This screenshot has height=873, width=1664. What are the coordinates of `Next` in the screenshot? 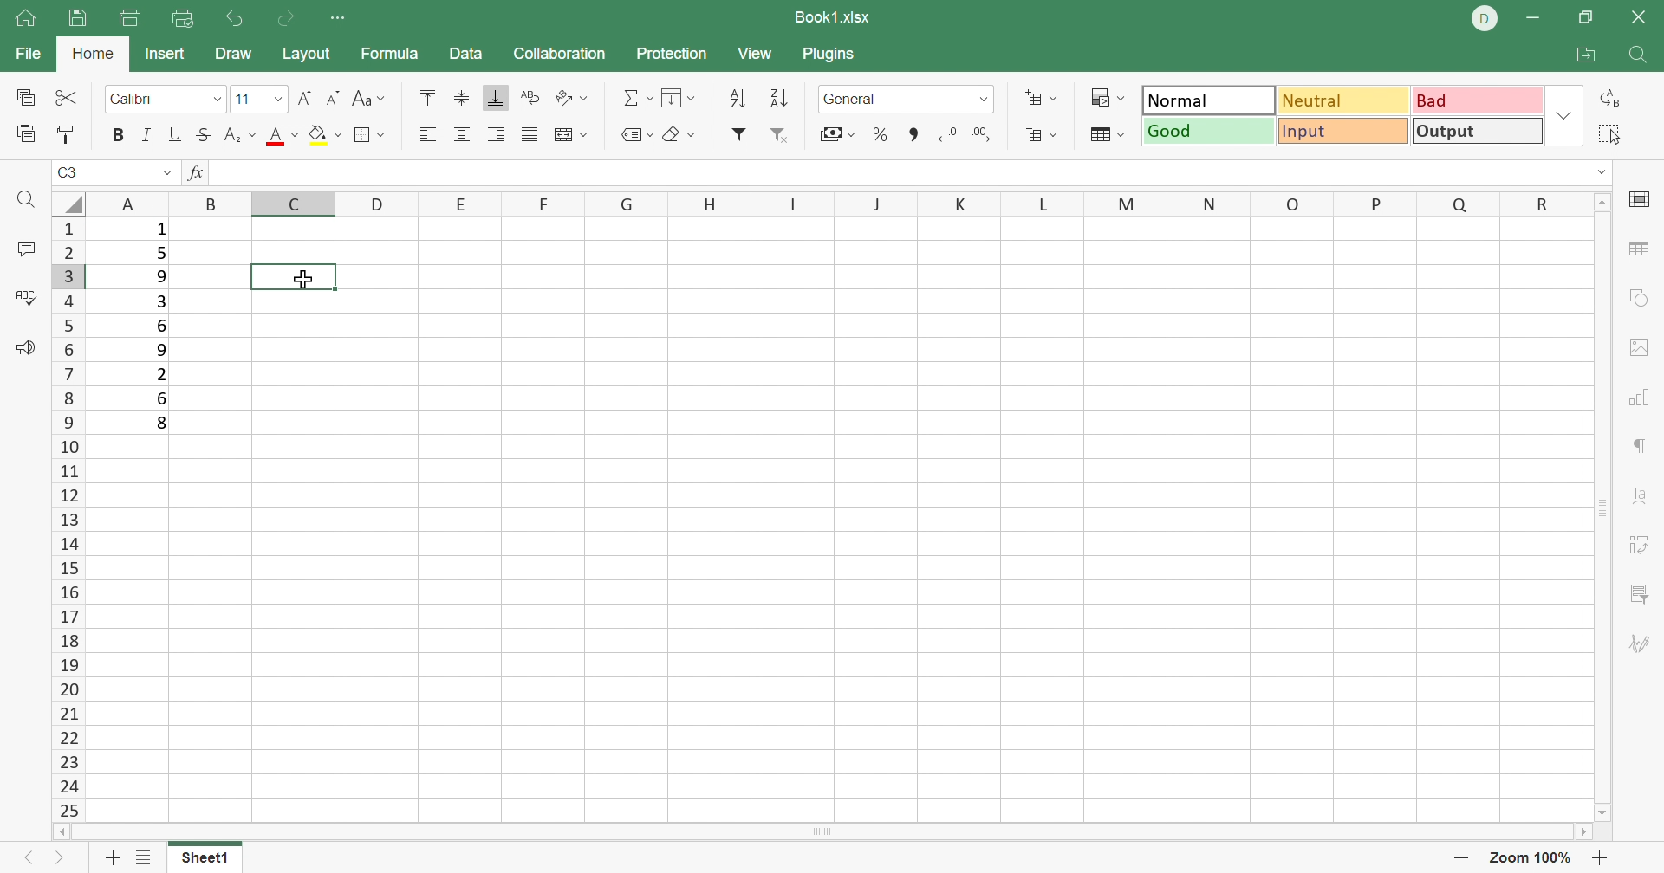 It's located at (55, 862).